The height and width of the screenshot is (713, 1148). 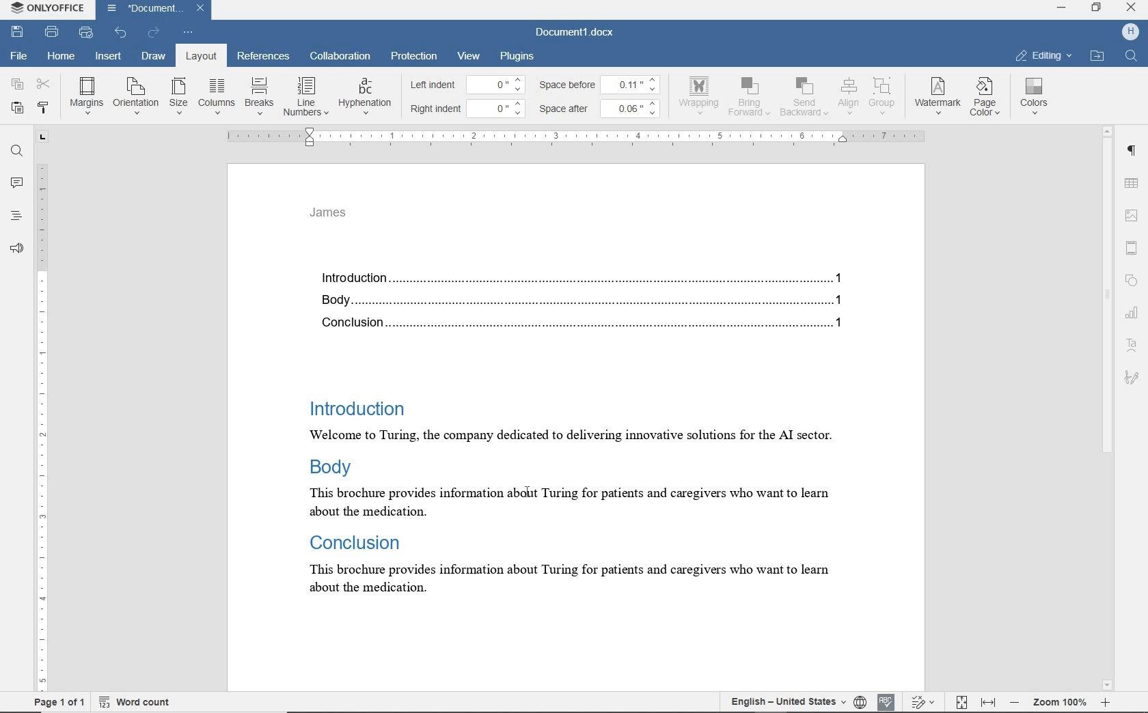 What do you see at coordinates (264, 57) in the screenshot?
I see `references` at bounding box center [264, 57].